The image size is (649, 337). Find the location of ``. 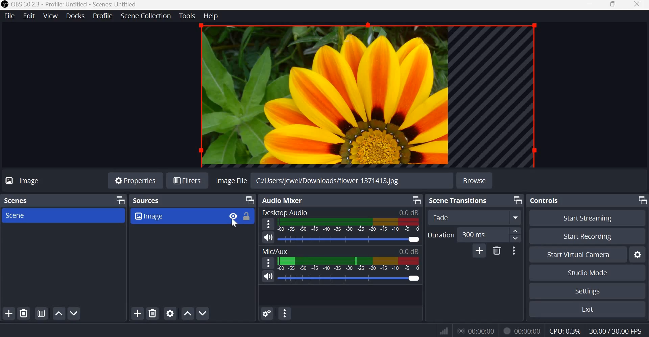

 is located at coordinates (284, 313).